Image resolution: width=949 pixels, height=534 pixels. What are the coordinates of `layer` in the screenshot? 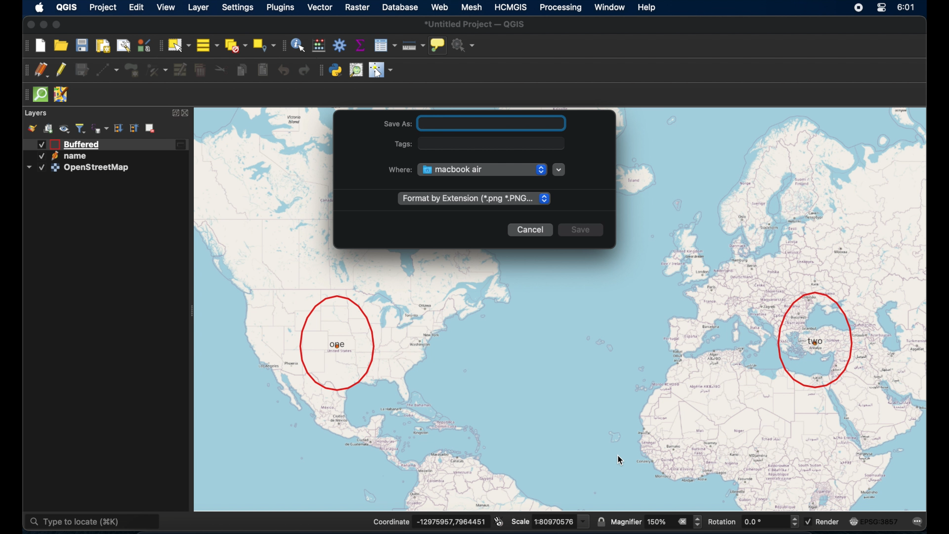 It's located at (198, 7).